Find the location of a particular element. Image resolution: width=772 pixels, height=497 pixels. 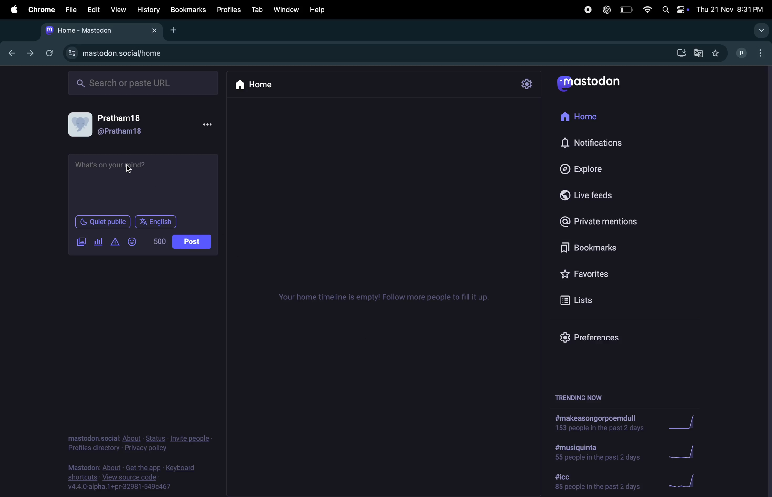

trending now is located at coordinates (583, 396).